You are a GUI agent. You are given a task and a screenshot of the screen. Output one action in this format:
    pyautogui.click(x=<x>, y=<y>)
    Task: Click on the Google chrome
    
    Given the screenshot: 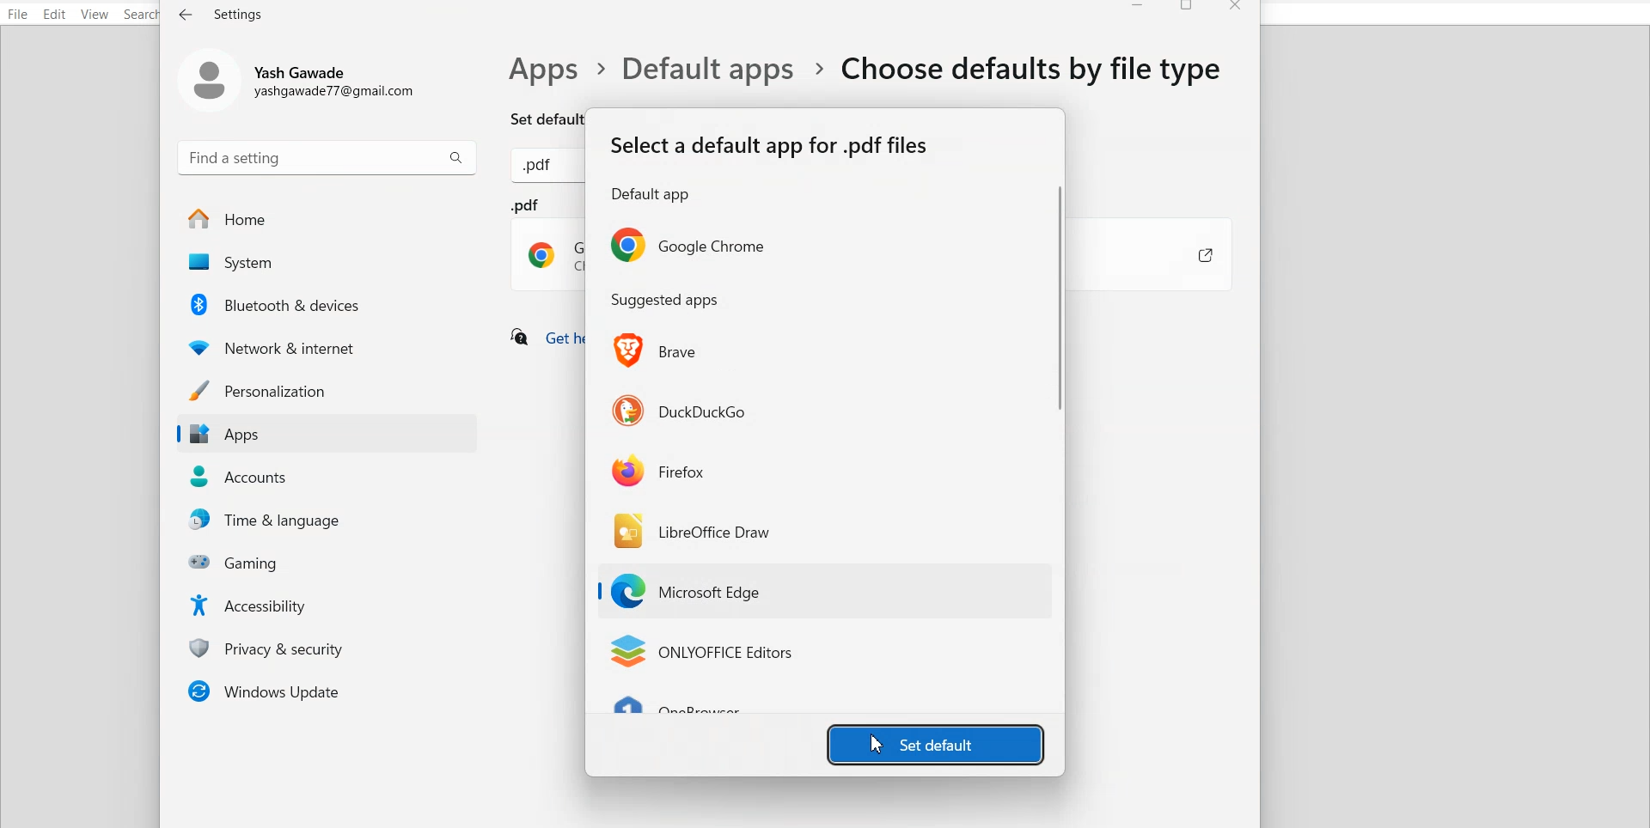 What is the action you would take?
    pyautogui.click(x=686, y=245)
    